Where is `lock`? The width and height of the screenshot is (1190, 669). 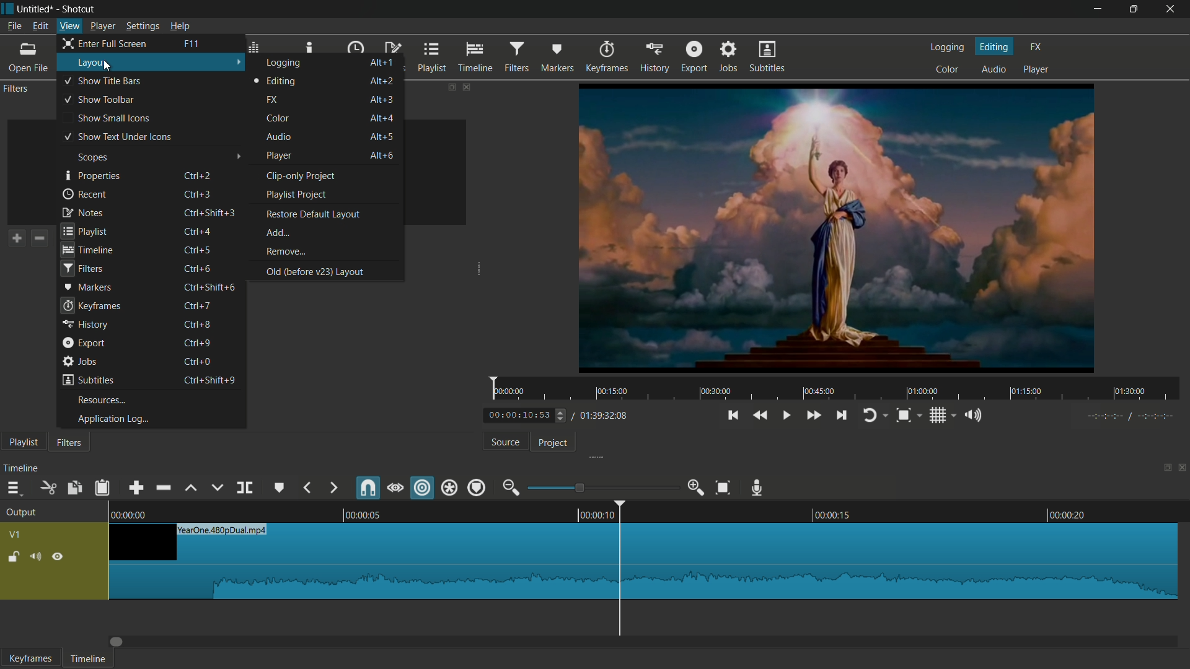 lock is located at coordinates (13, 558).